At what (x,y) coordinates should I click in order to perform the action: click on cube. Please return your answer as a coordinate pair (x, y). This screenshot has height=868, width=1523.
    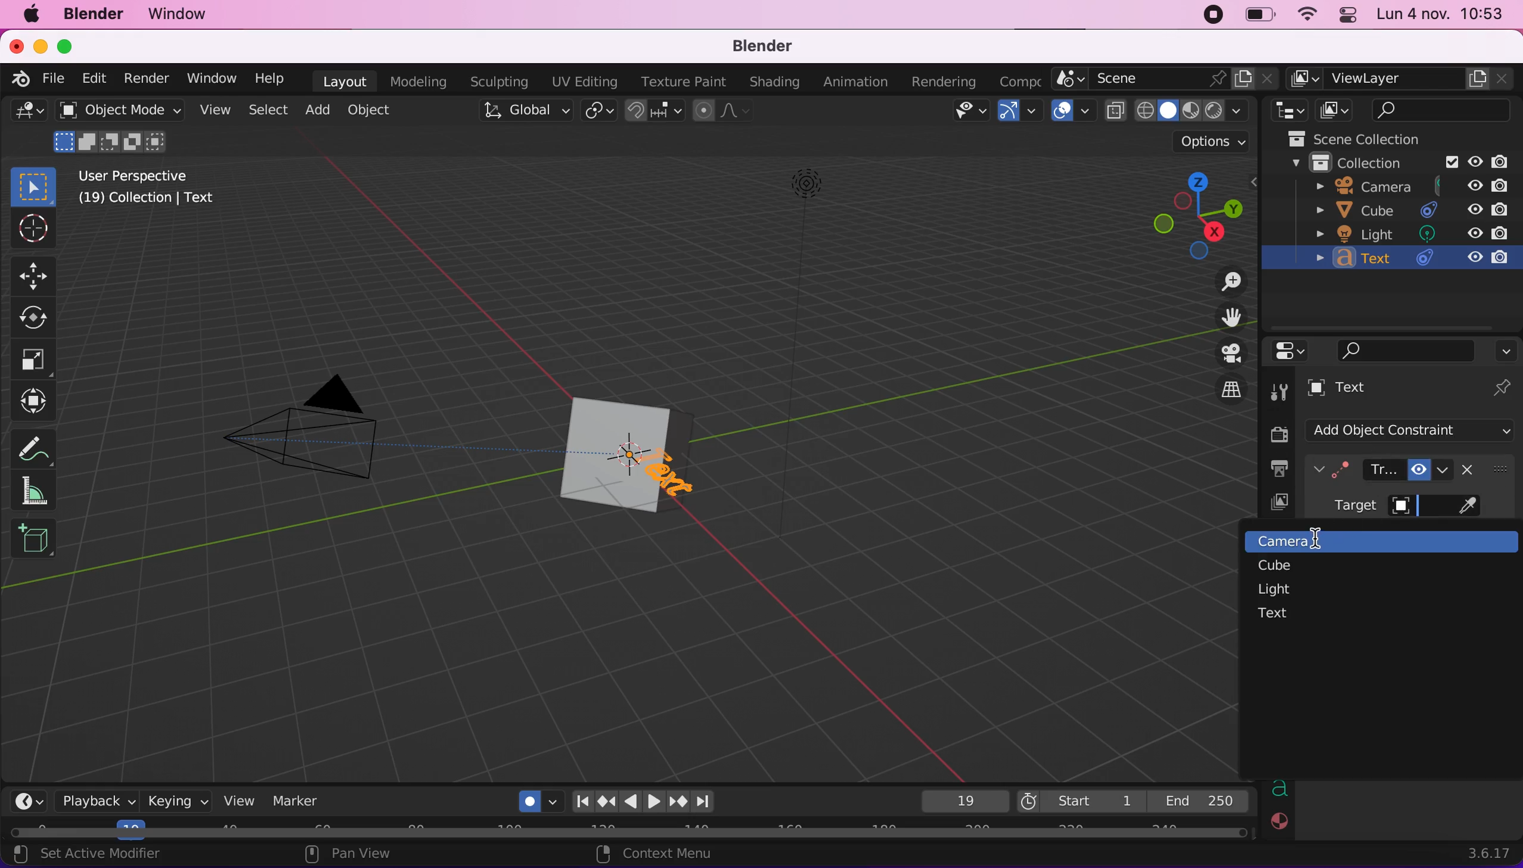
    Looking at the image, I should click on (1404, 210).